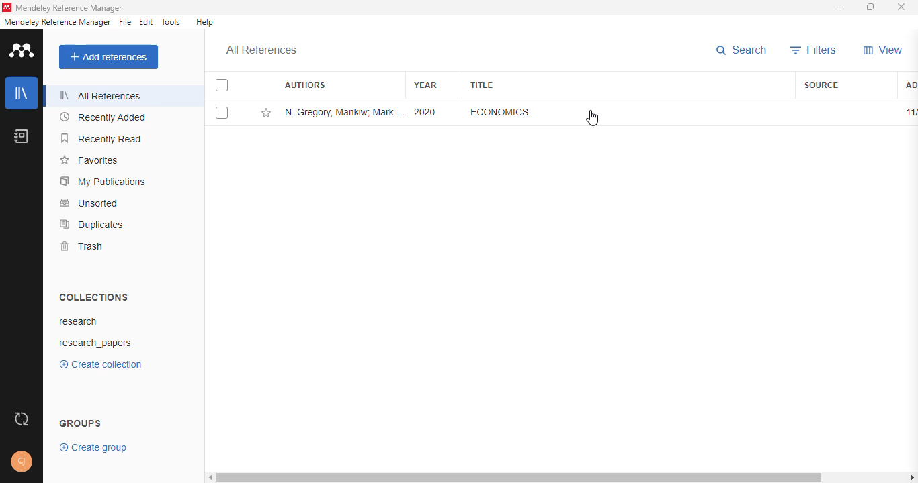  I want to click on collections, so click(94, 298).